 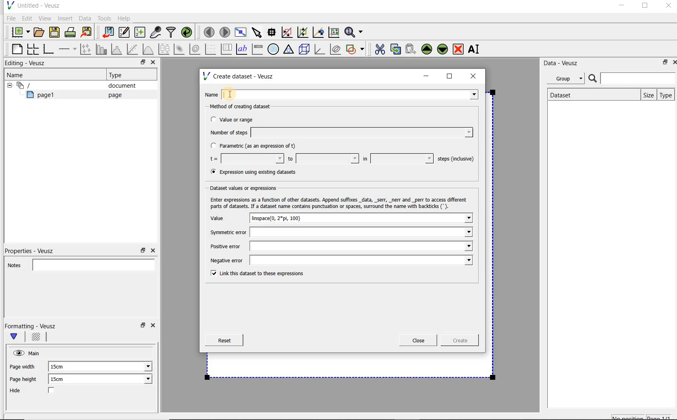 What do you see at coordinates (322, 159) in the screenshot?
I see `to` at bounding box center [322, 159].